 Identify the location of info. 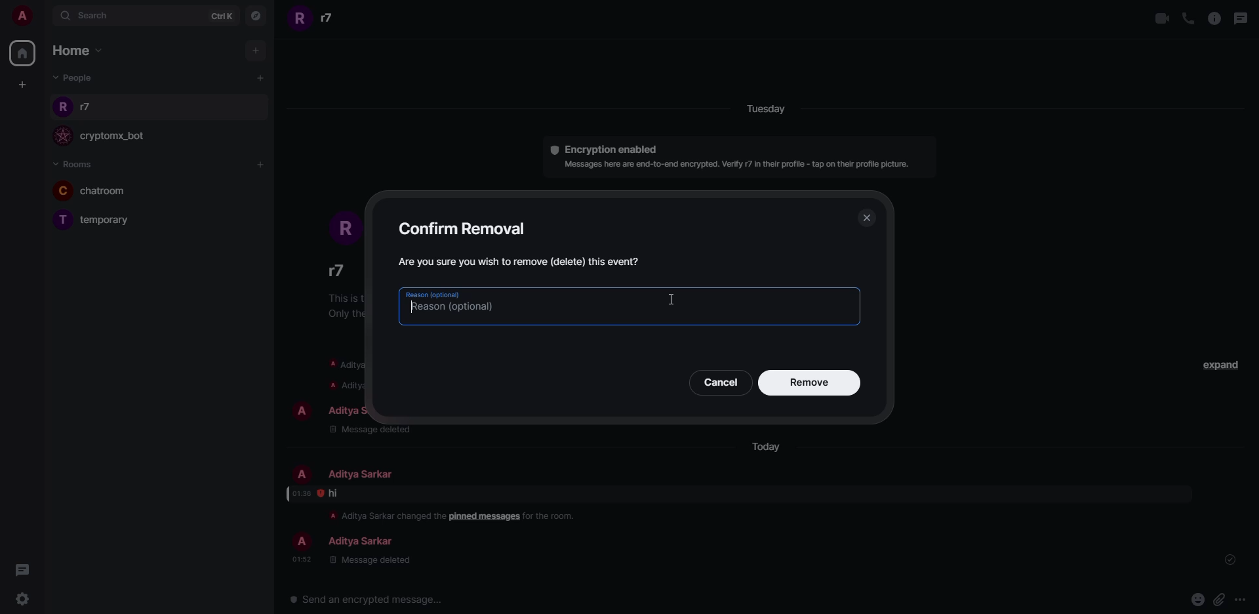
(738, 165).